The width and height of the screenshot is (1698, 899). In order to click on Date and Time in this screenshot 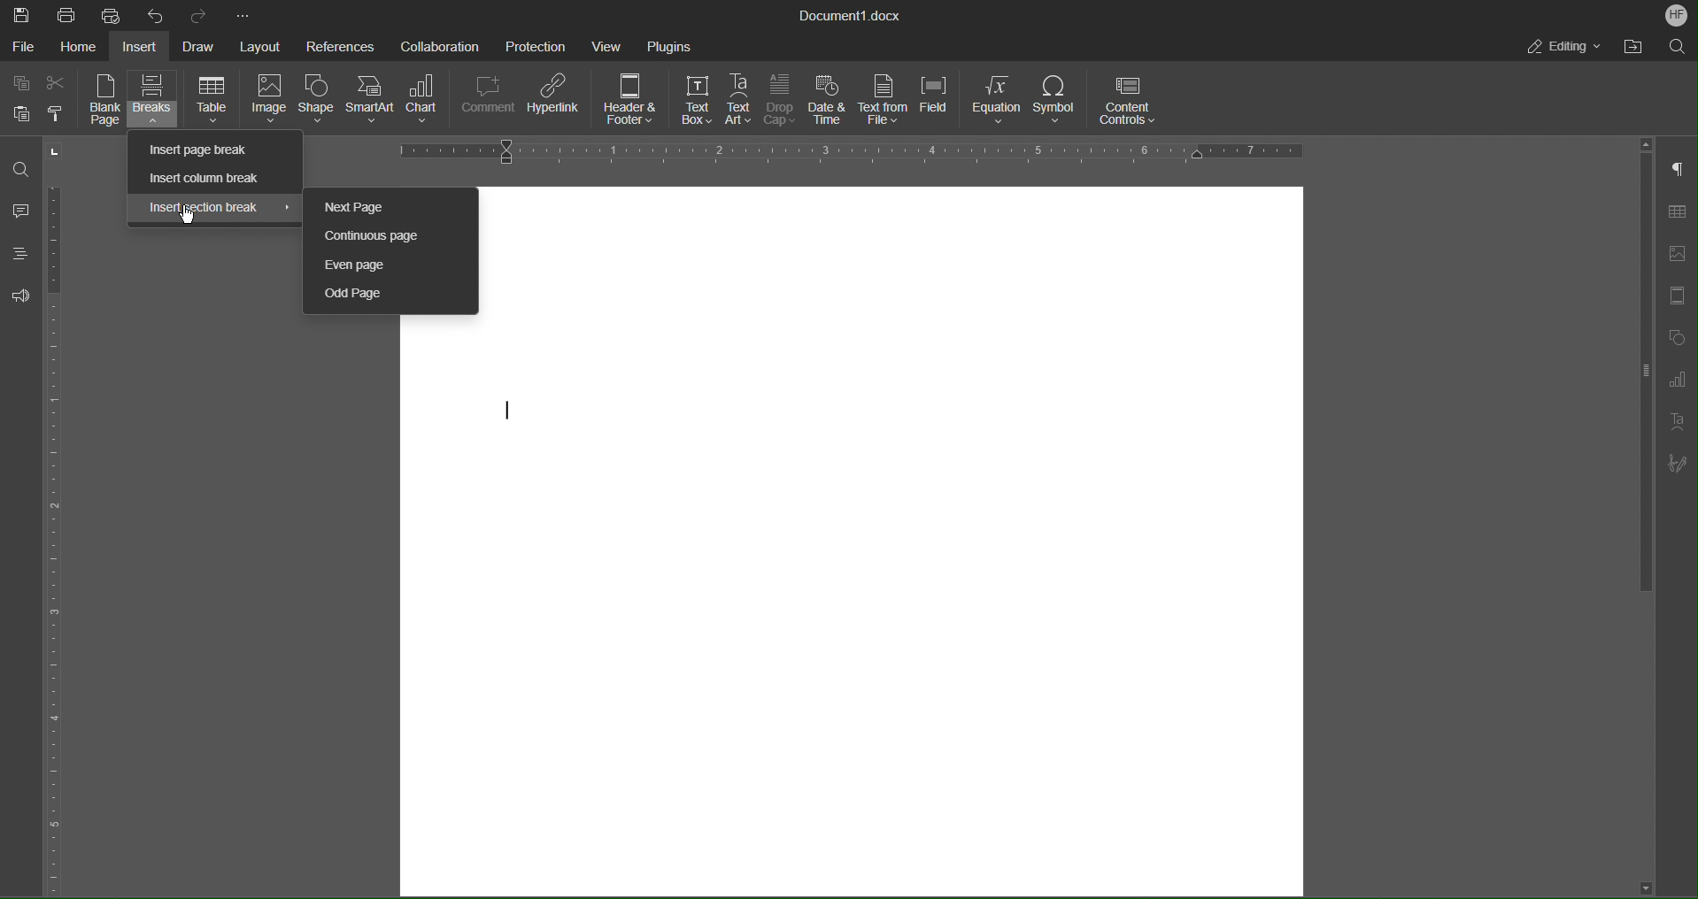, I will do `click(829, 100)`.